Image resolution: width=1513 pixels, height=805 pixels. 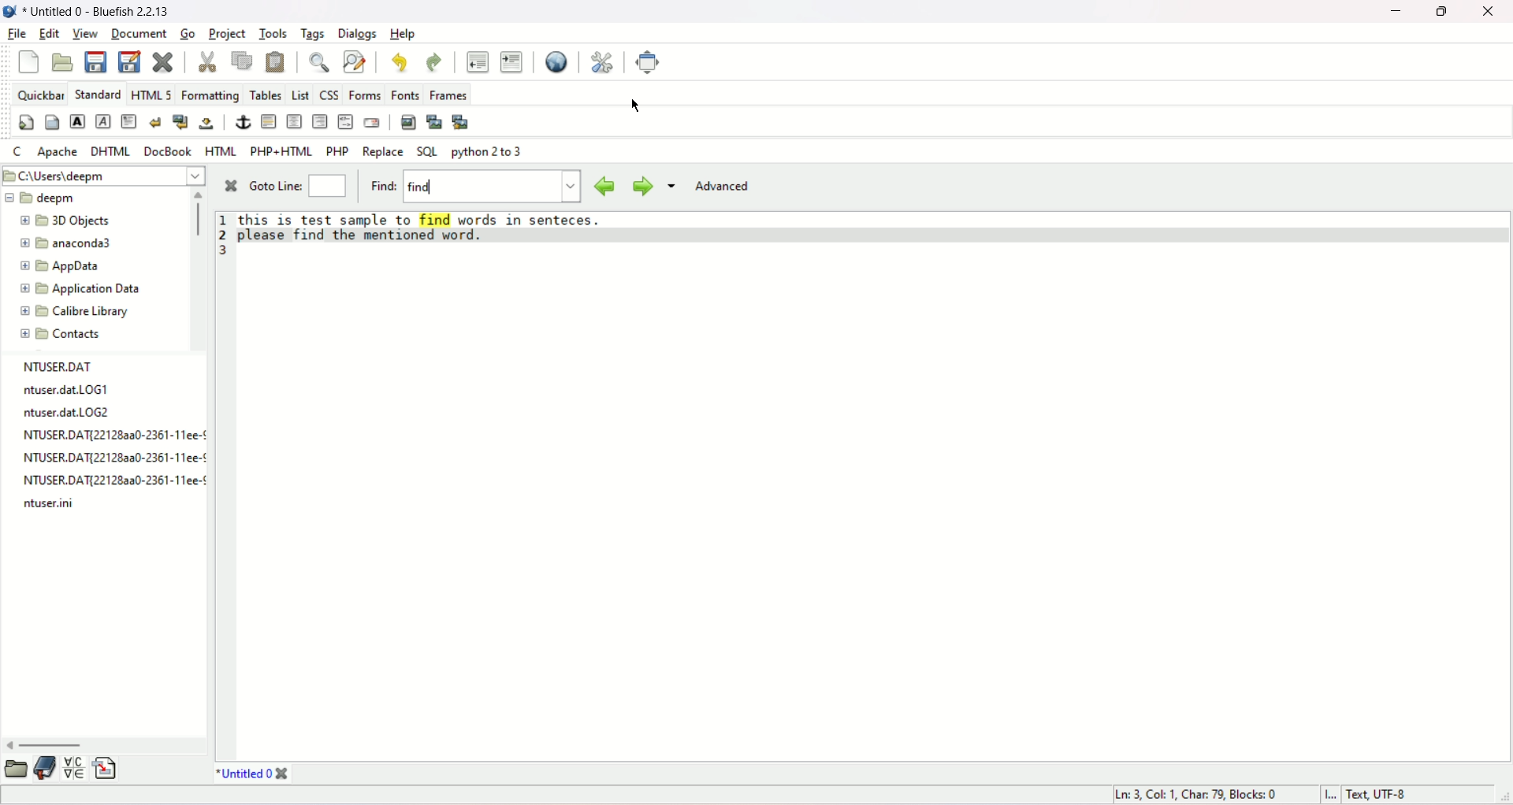 I want to click on body, so click(x=51, y=122).